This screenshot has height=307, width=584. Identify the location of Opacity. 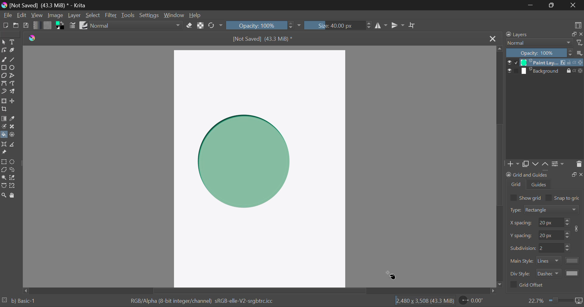
(264, 25).